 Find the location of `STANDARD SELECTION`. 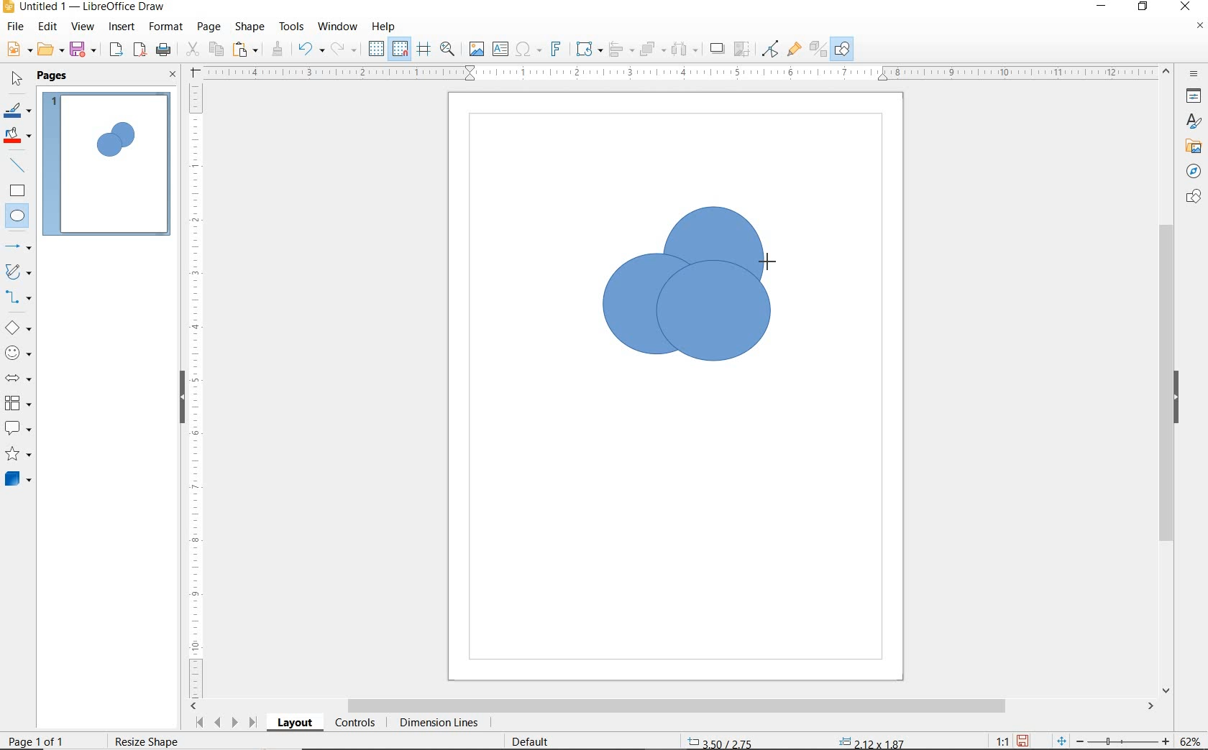

STANDARD SELECTION is located at coordinates (796, 738).